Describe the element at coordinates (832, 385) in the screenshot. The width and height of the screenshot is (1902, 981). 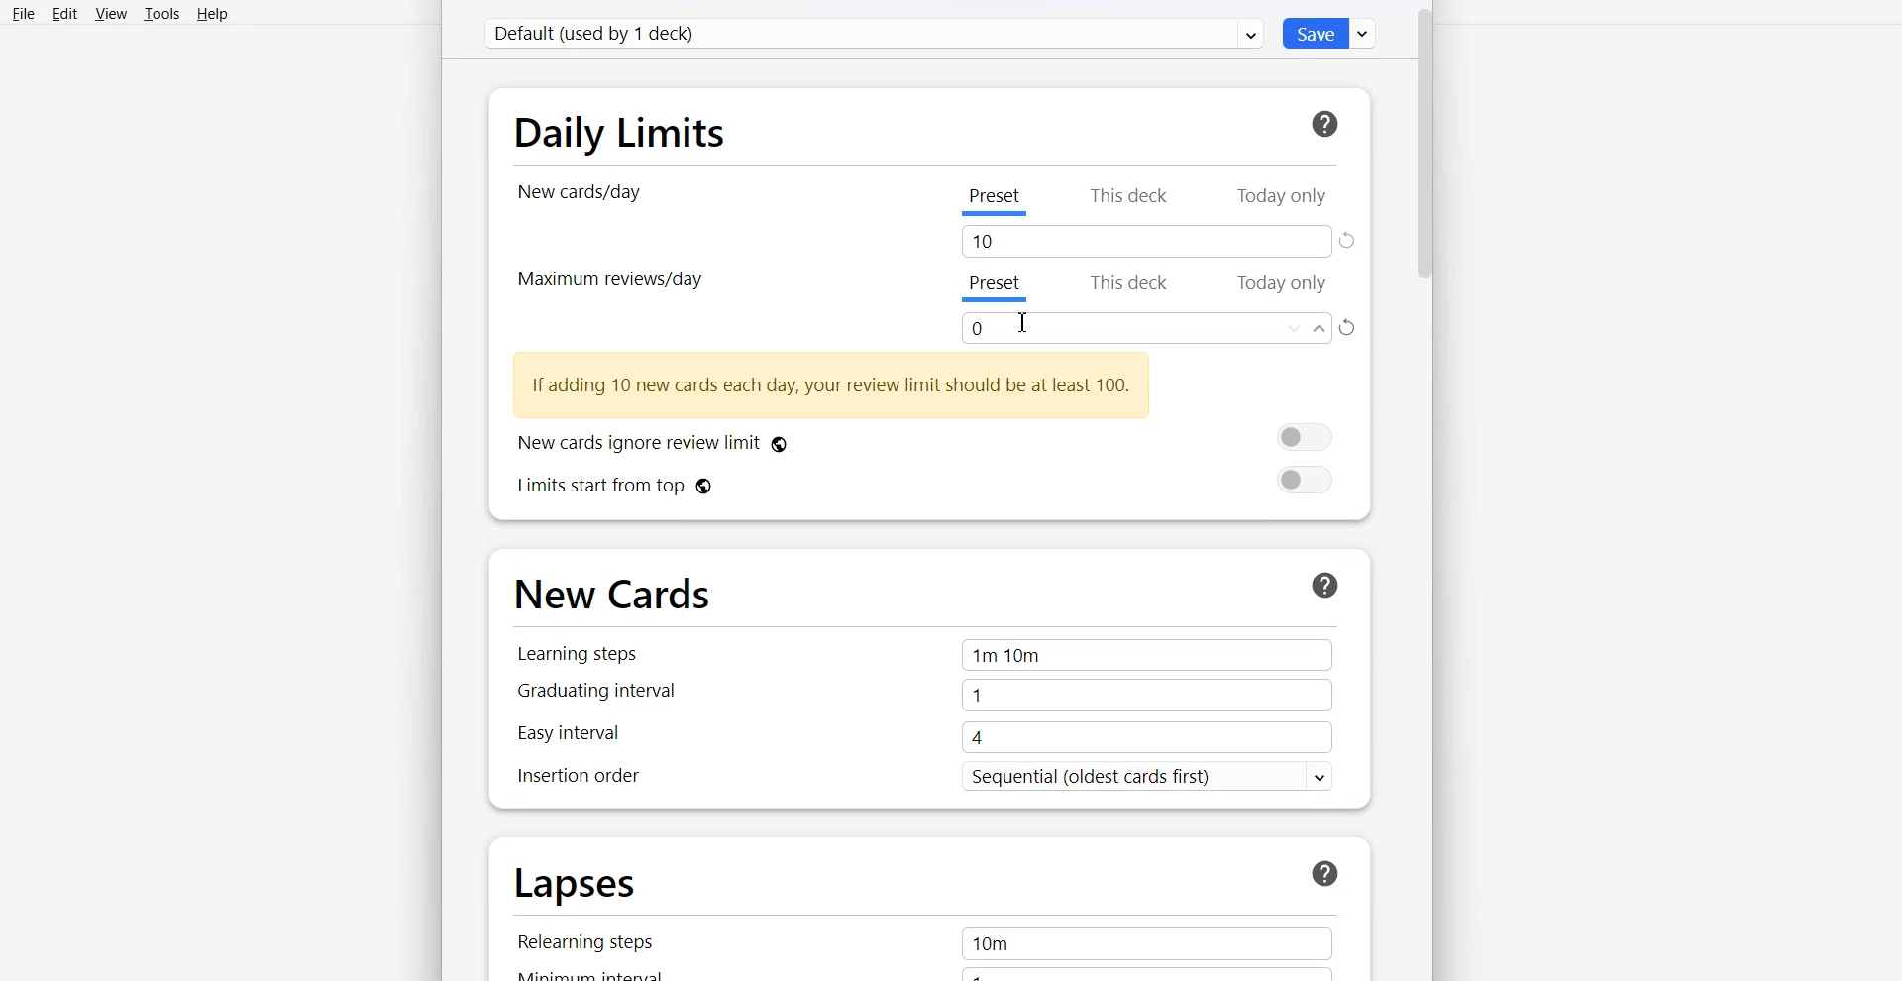
I see `Text` at that location.